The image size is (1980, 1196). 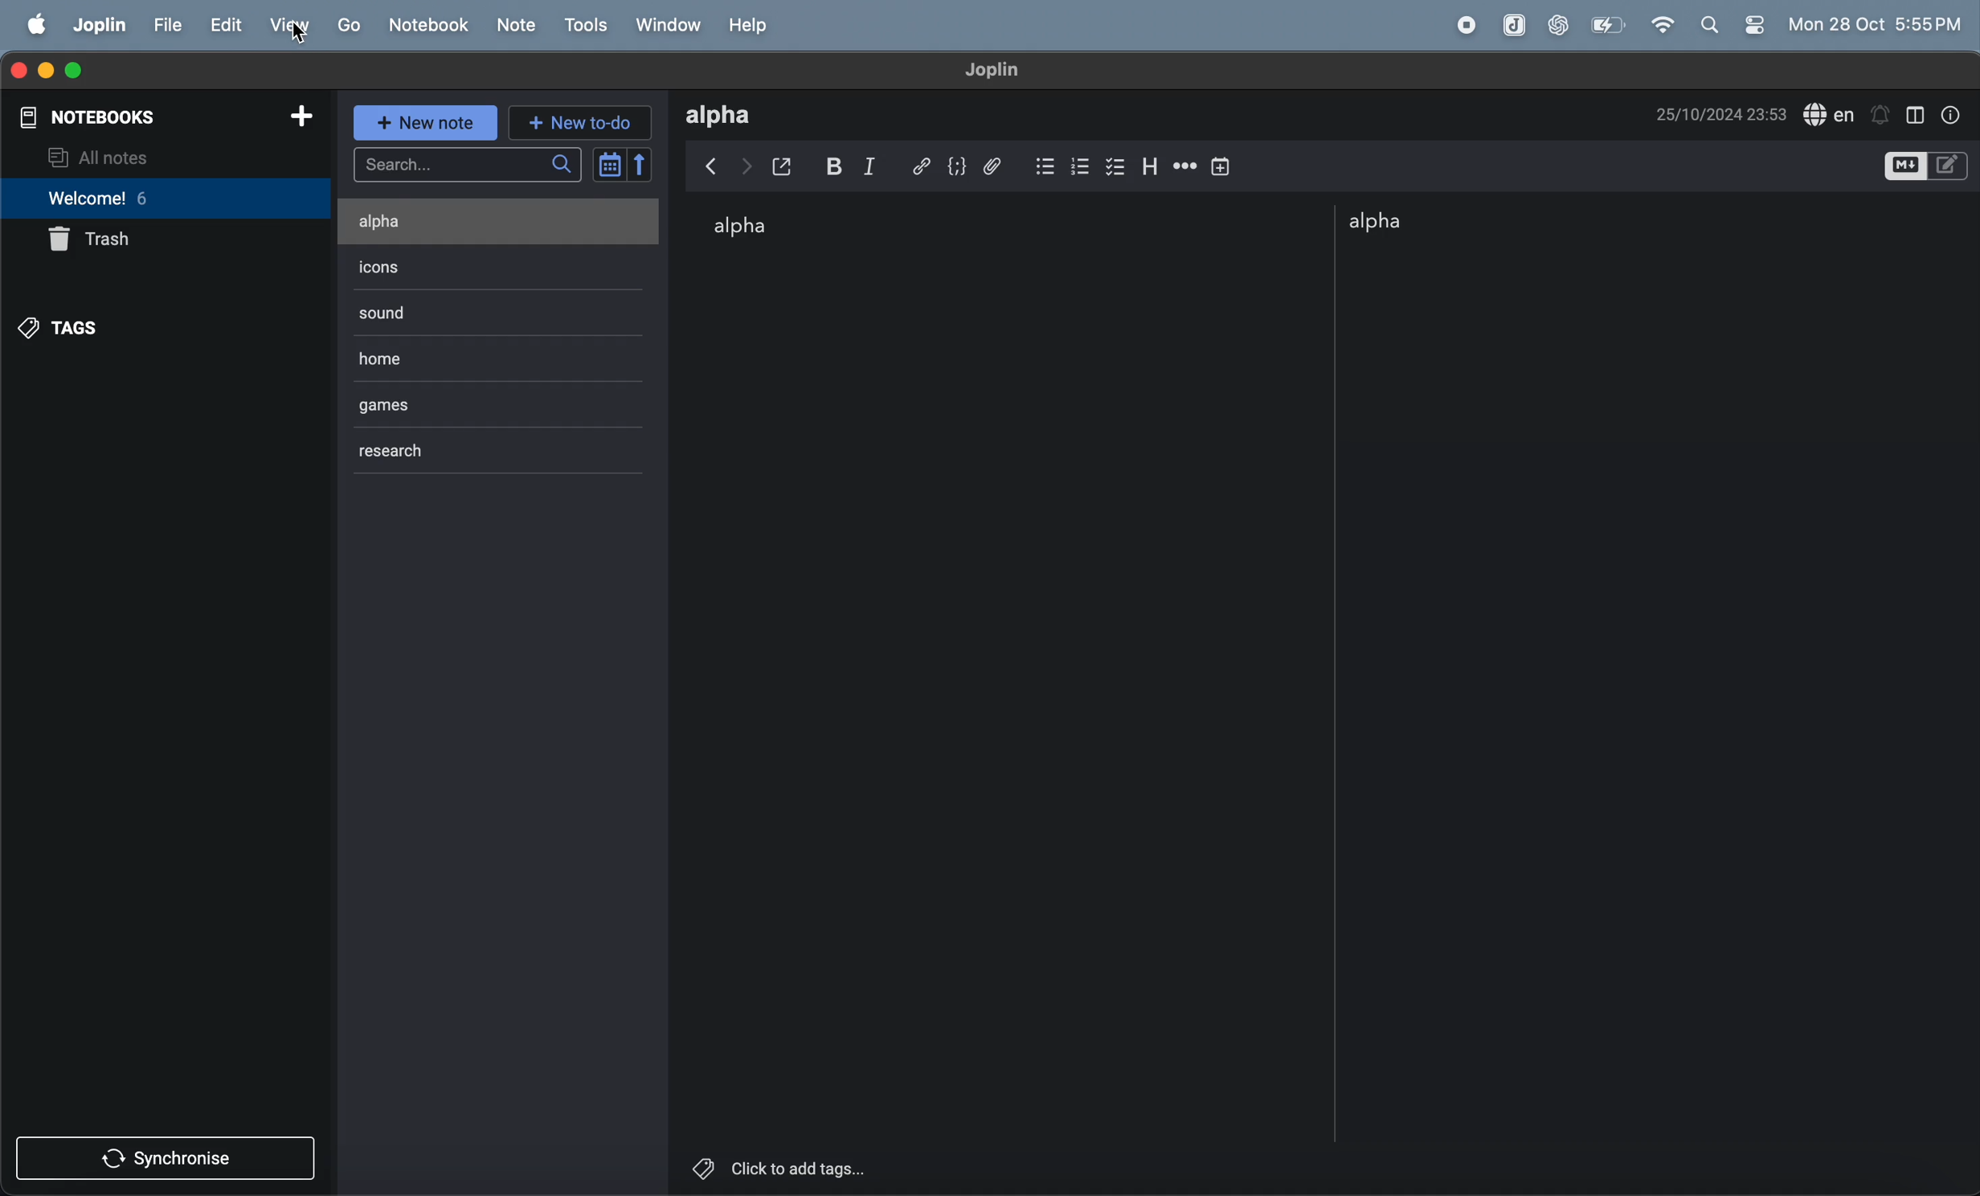 I want to click on All notes, so click(x=162, y=158).